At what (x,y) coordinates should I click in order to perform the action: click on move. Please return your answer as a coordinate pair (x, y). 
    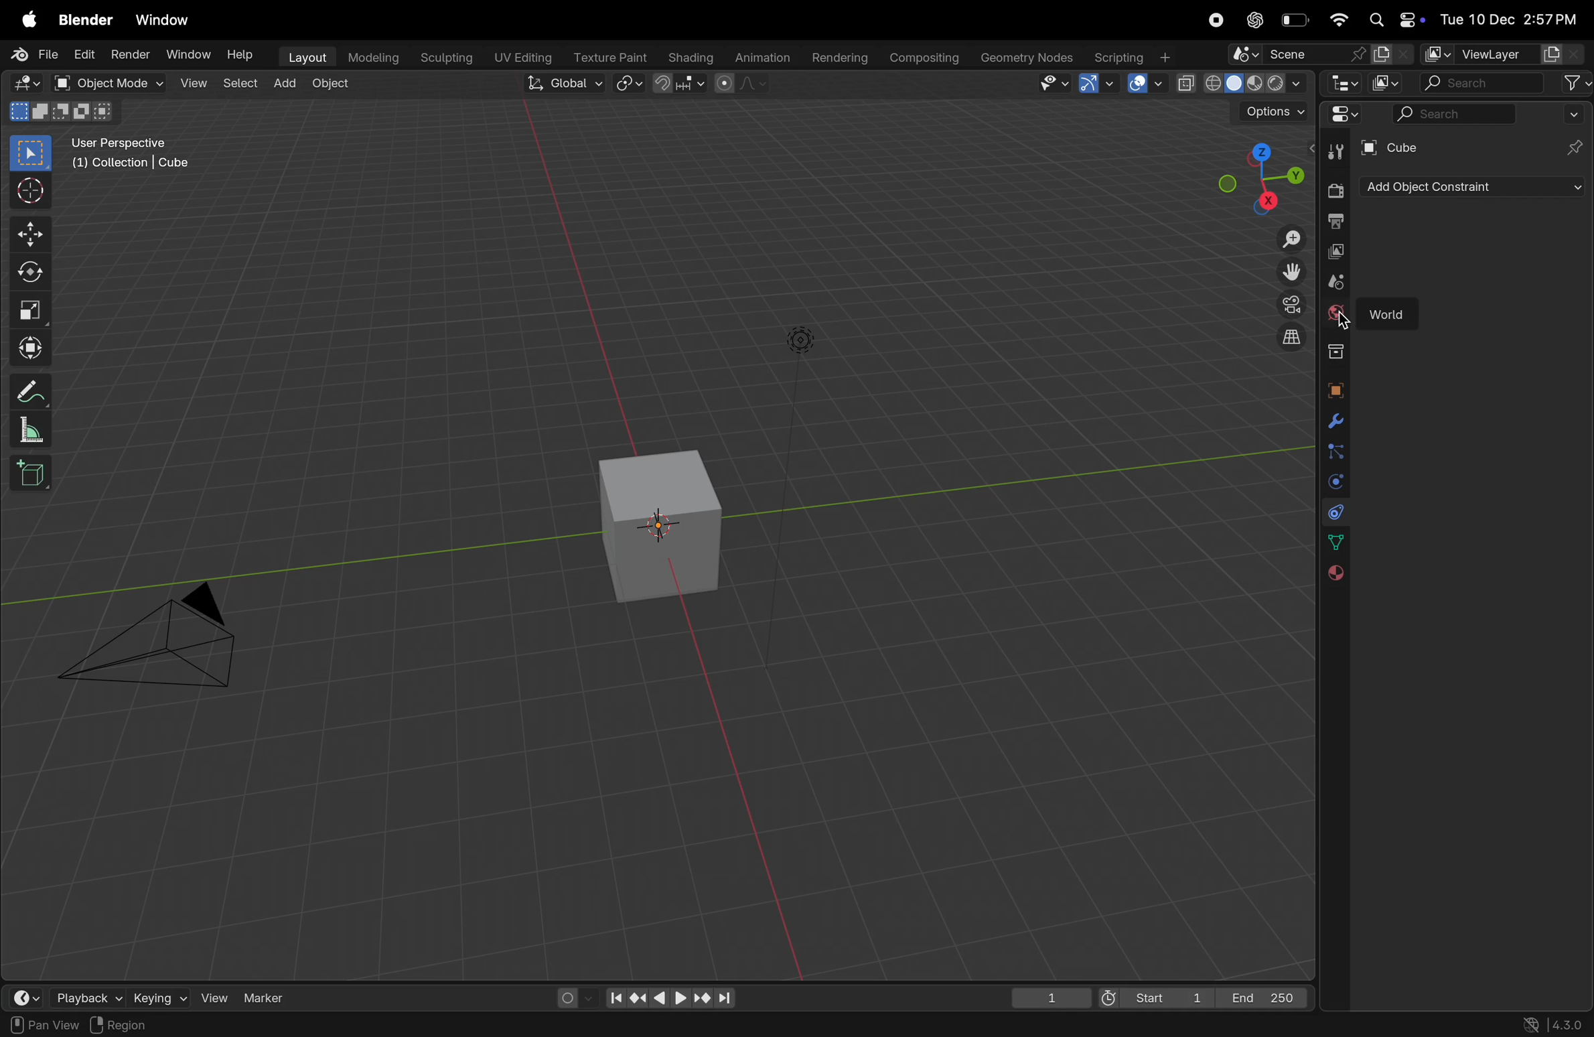
    Looking at the image, I should click on (30, 232).